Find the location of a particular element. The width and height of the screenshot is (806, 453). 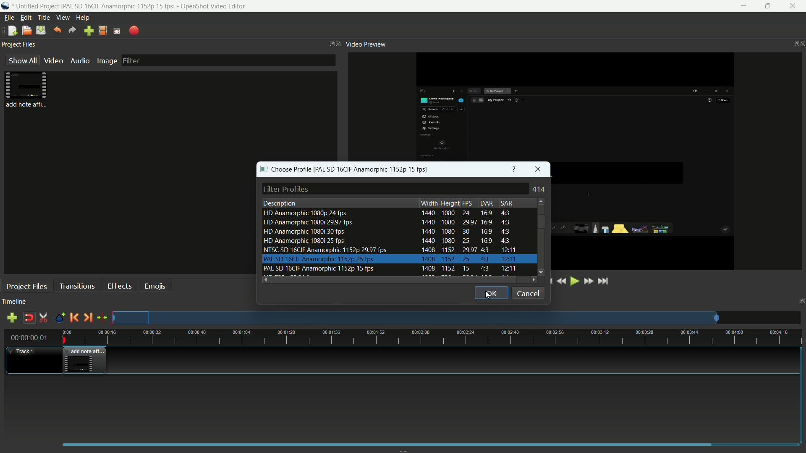

height is located at coordinates (450, 203).